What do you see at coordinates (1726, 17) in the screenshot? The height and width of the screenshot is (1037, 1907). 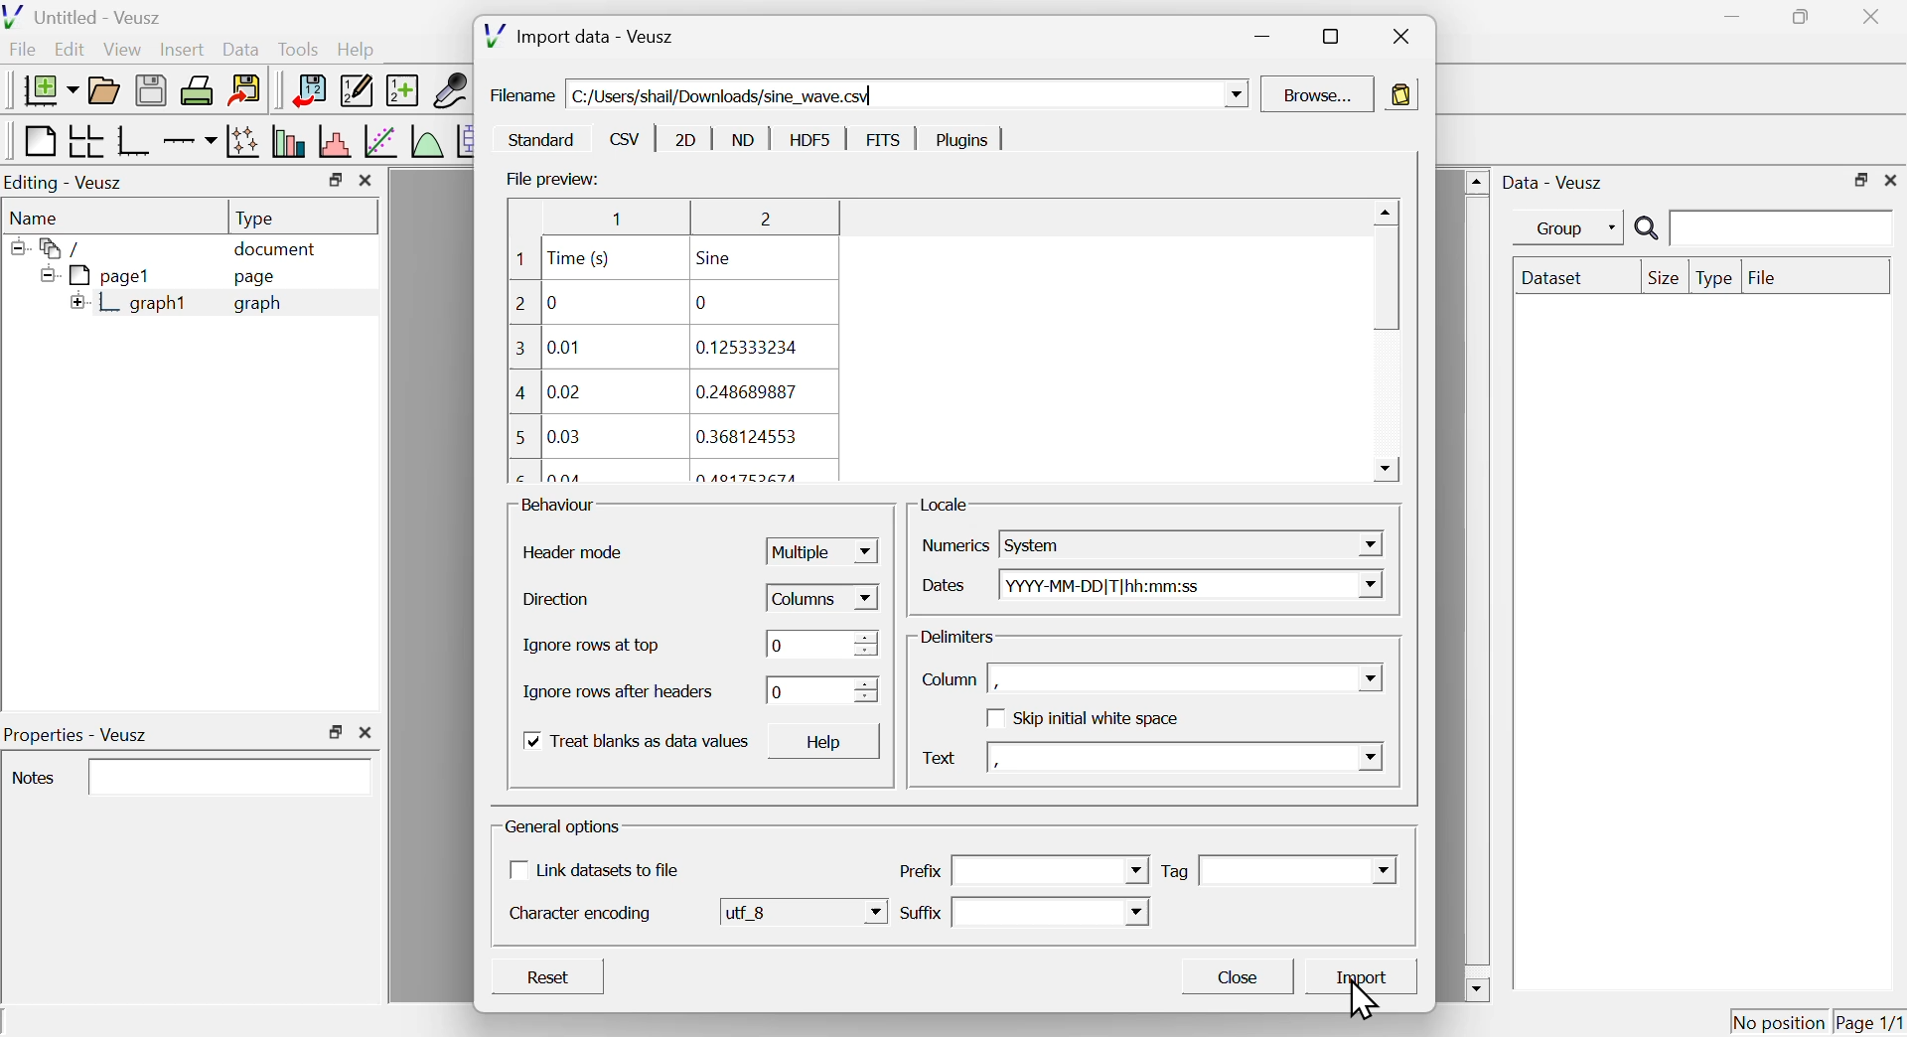 I see `minimize` at bounding box center [1726, 17].